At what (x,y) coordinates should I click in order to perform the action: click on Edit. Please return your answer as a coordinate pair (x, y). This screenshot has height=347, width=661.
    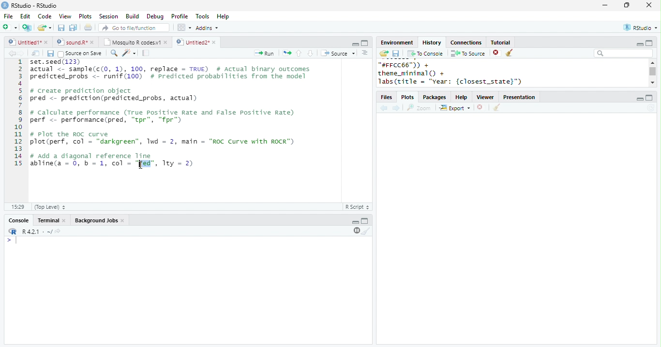
    Looking at the image, I should click on (25, 16).